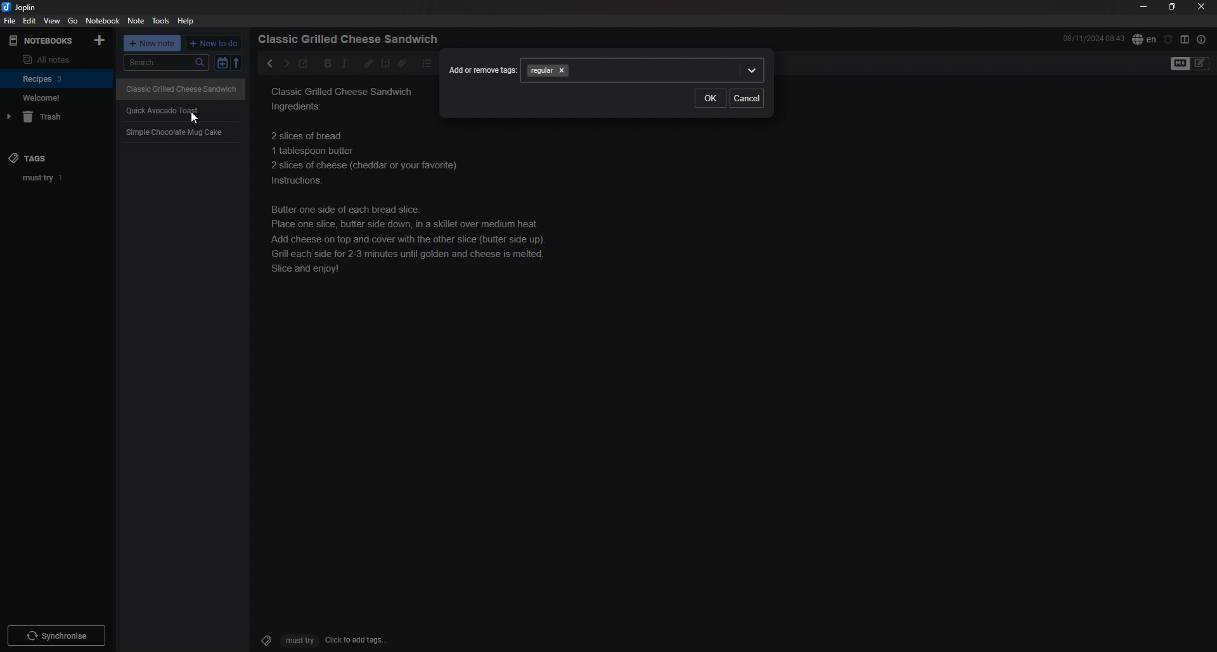 The height and width of the screenshot is (652, 1217). Describe the element at coordinates (56, 633) in the screenshot. I see `` at that location.